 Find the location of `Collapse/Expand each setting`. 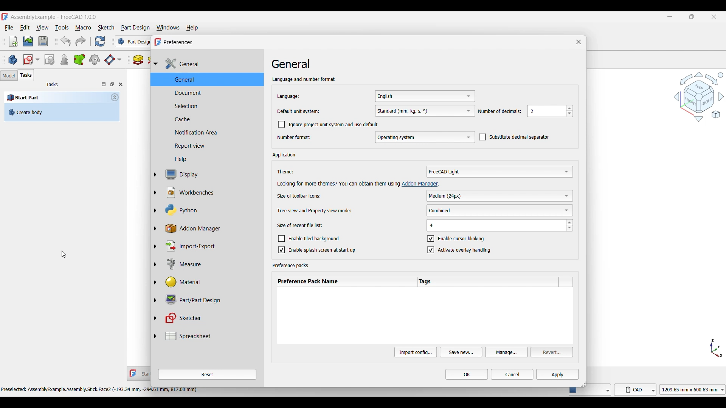

Collapse/Expand each setting is located at coordinates (154, 201).